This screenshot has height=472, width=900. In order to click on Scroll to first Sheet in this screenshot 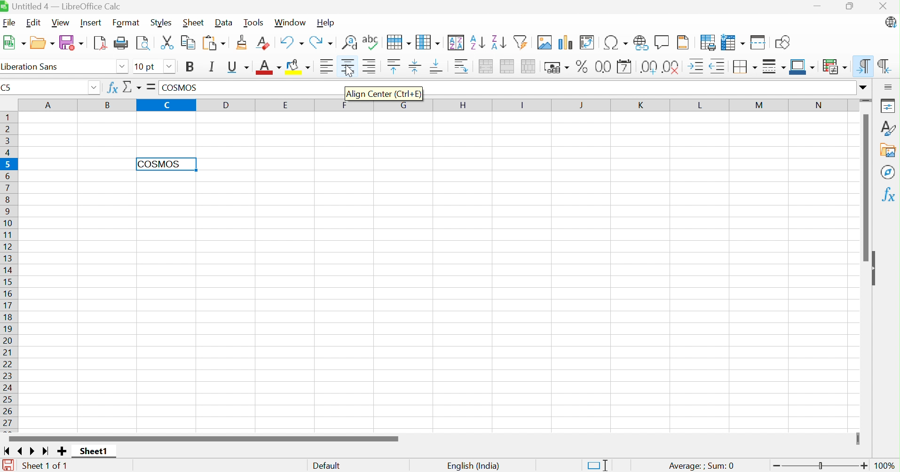, I will do `click(7, 451)`.